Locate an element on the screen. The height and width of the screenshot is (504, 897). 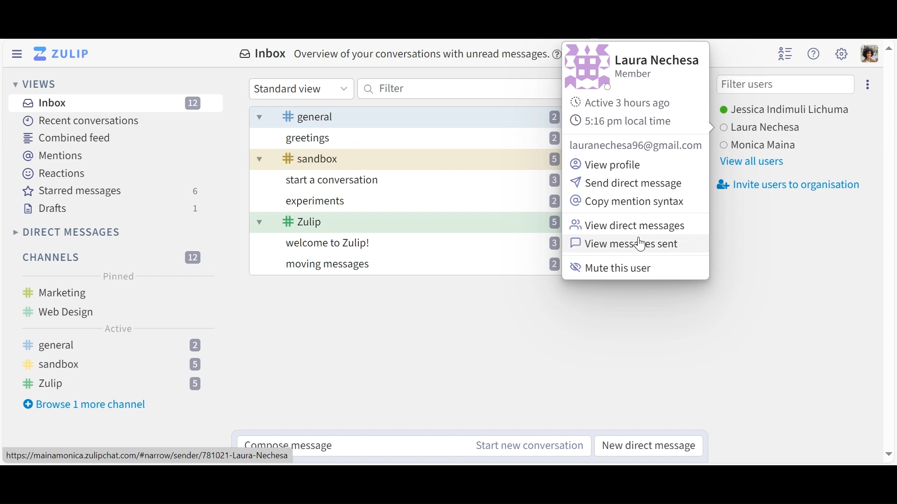
Active Status is located at coordinates (626, 104).